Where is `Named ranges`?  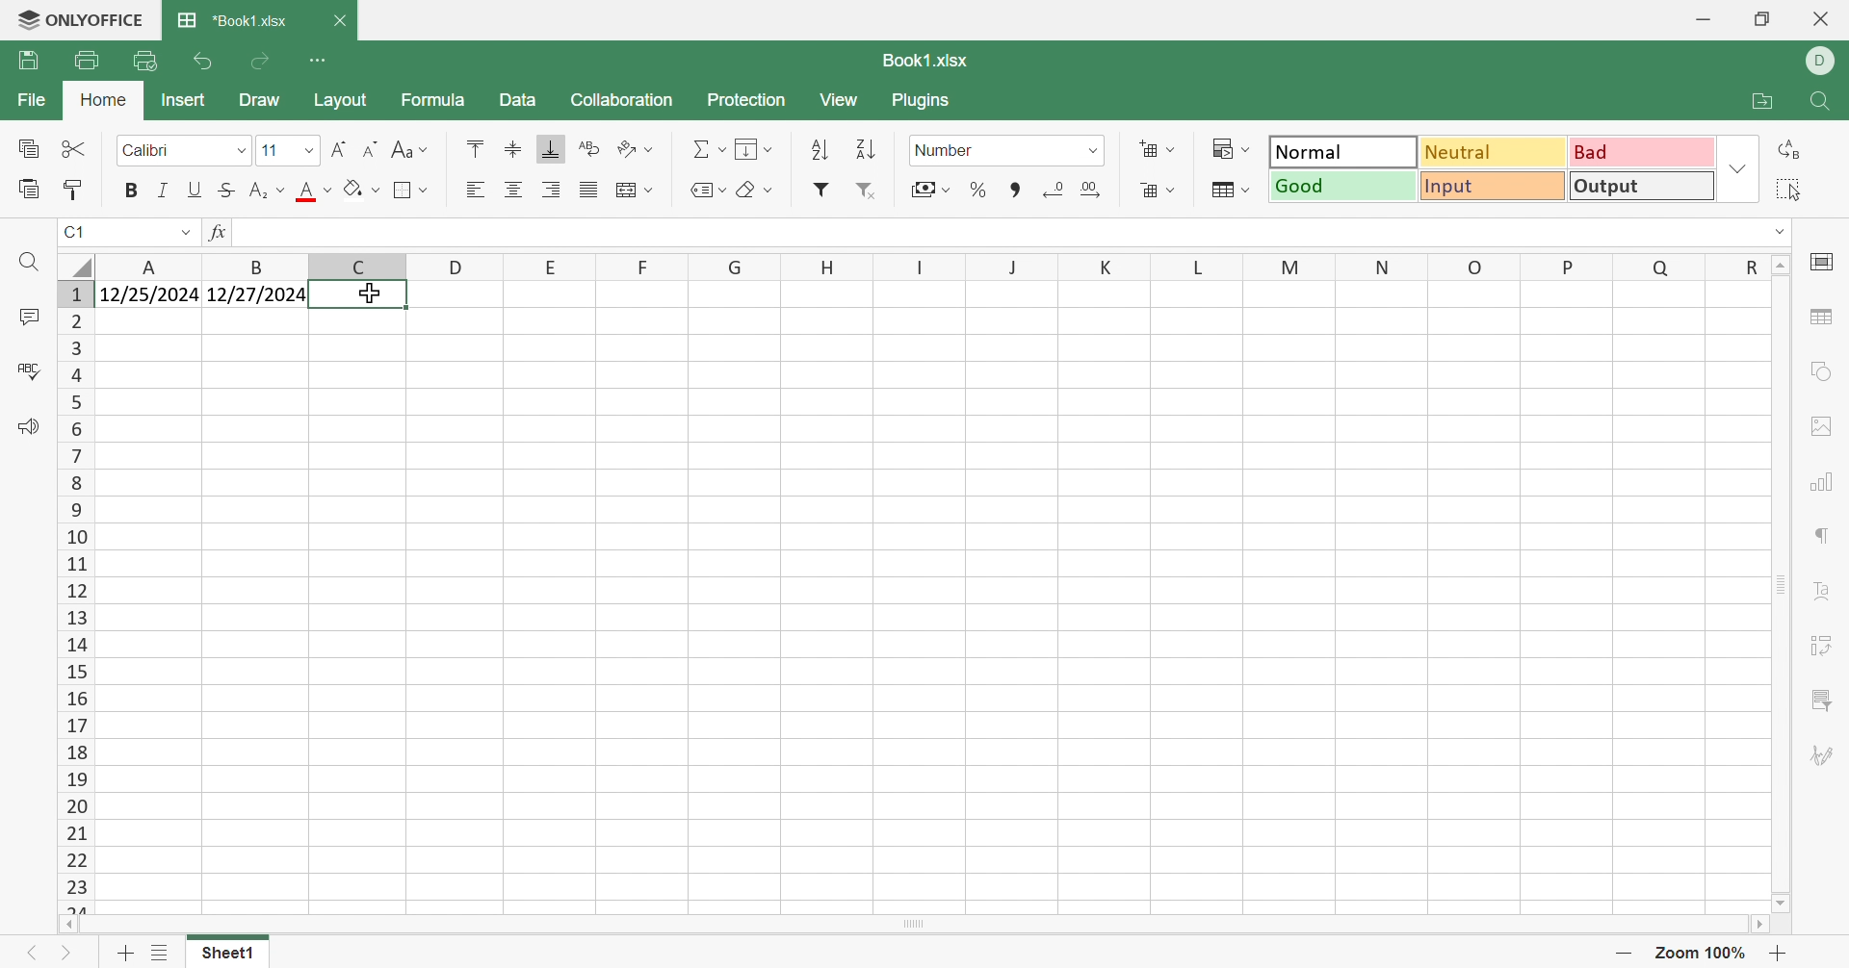
Named ranges is located at coordinates (707, 192).